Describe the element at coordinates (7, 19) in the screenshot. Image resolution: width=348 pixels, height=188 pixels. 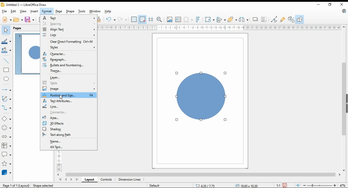
I see `new` at that location.